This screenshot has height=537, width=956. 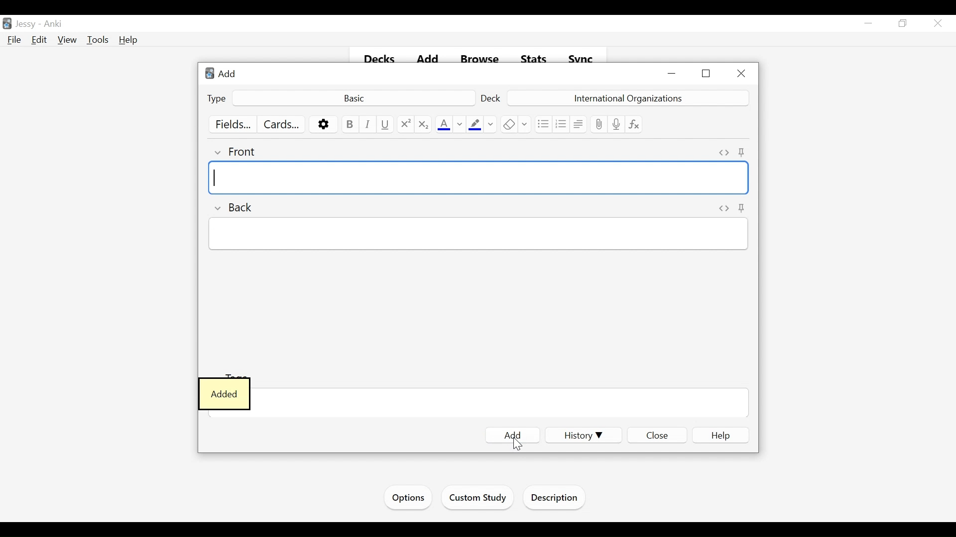 What do you see at coordinates (379, 59) in the screenshot?
I see `Decks` at bounding box center [379, 59].